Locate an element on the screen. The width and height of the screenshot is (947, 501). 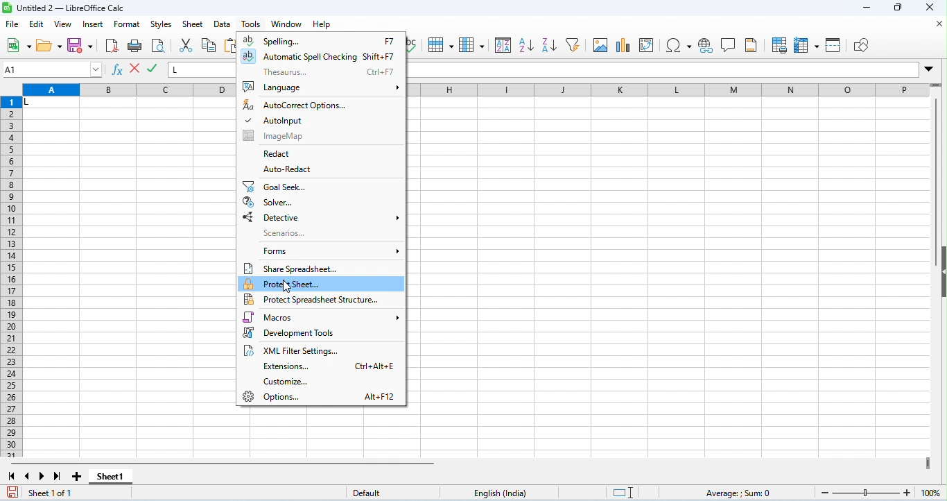
define print preview is located at coordinates (781, 45).